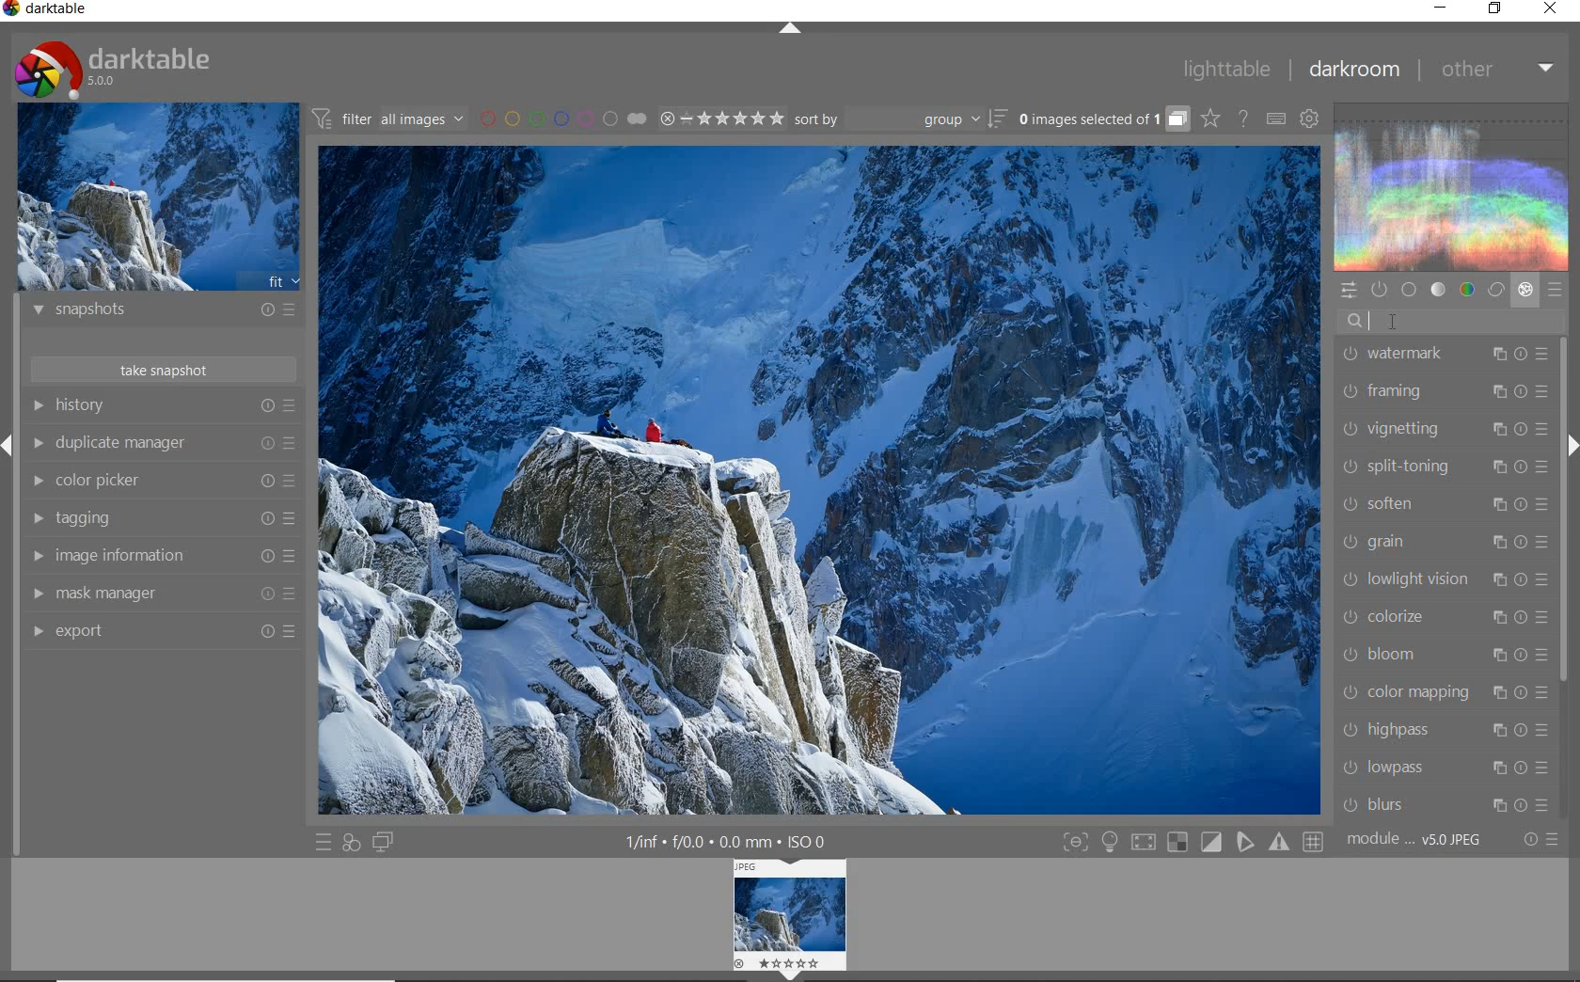 Image resolution: width=1580 pixels, height=982 pixels. I want to click on quick access to presets, so click(324, 843).